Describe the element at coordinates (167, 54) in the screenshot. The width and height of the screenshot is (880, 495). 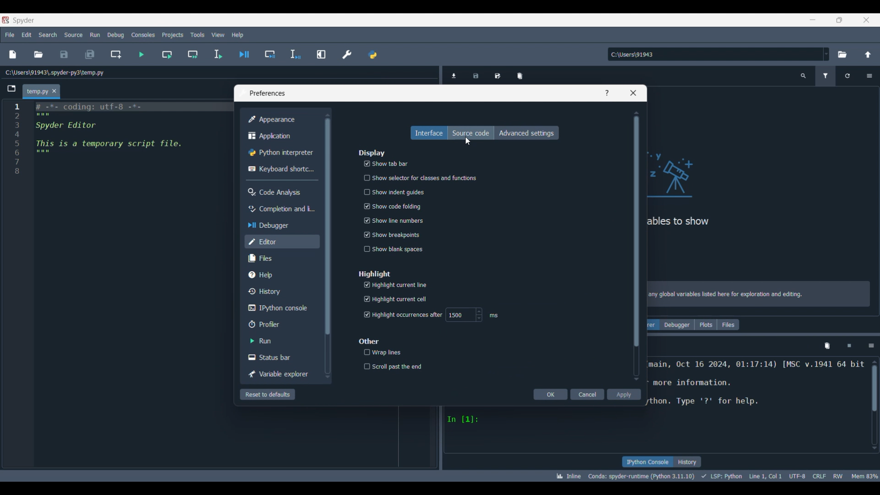
I see `Run current cell` at that location.